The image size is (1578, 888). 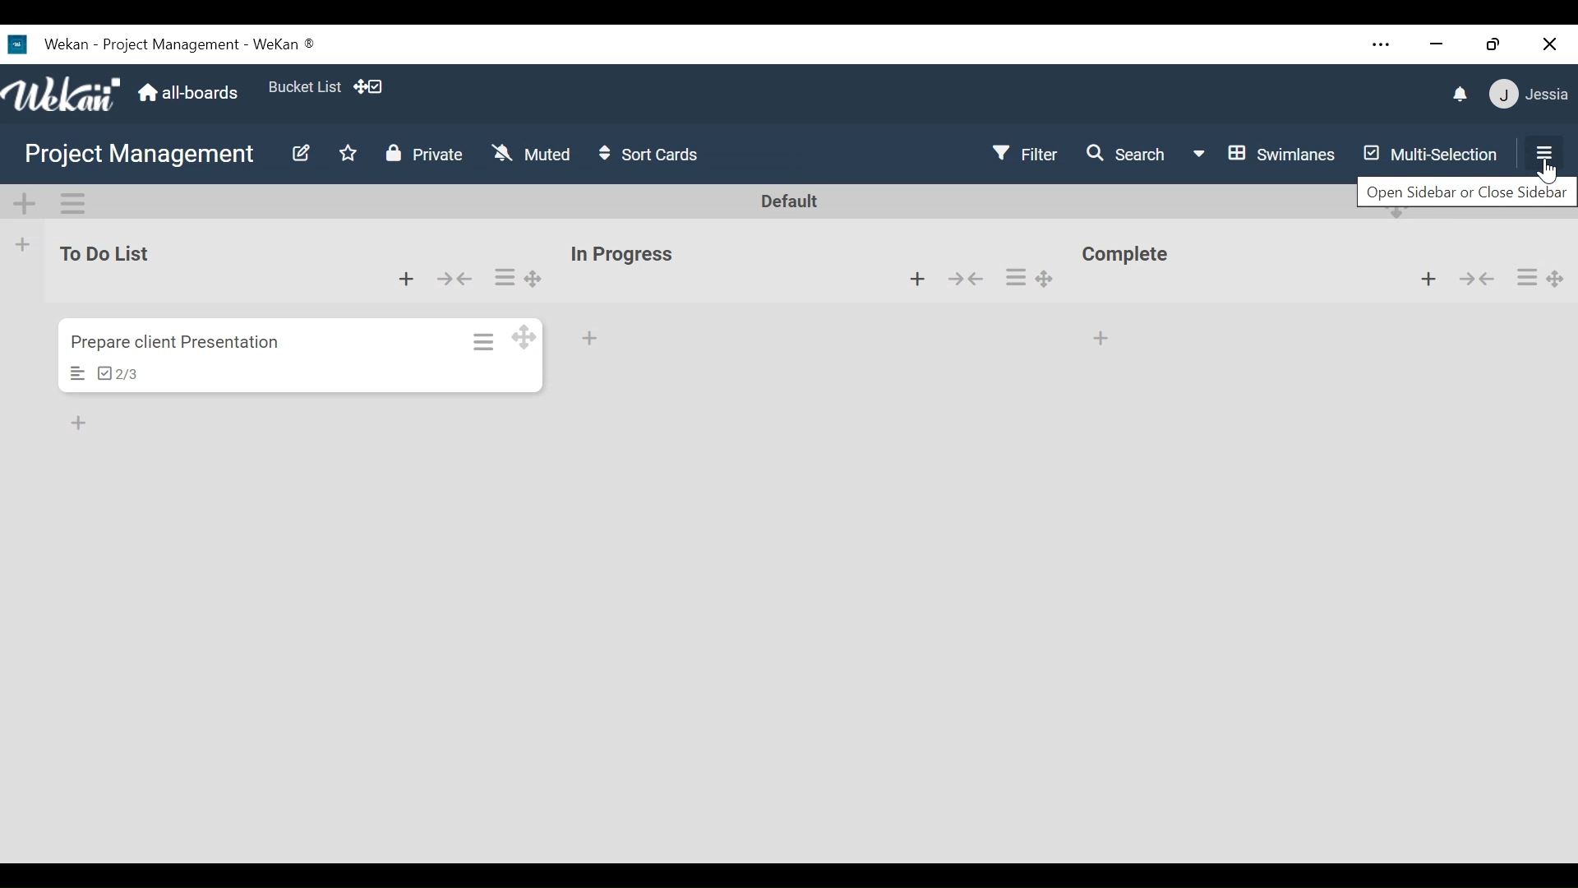 I want to click on Card Title, so click(x=186, y=342).